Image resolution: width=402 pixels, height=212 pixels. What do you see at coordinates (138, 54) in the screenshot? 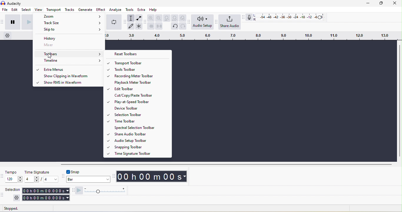
I see `Reset toolbar` at bounding box center [138, 54].